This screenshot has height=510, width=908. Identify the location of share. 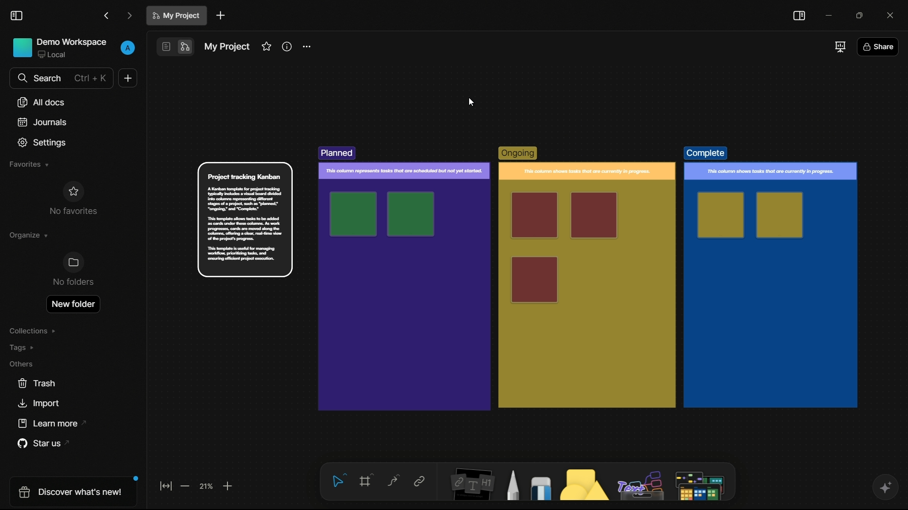
(878, 48).